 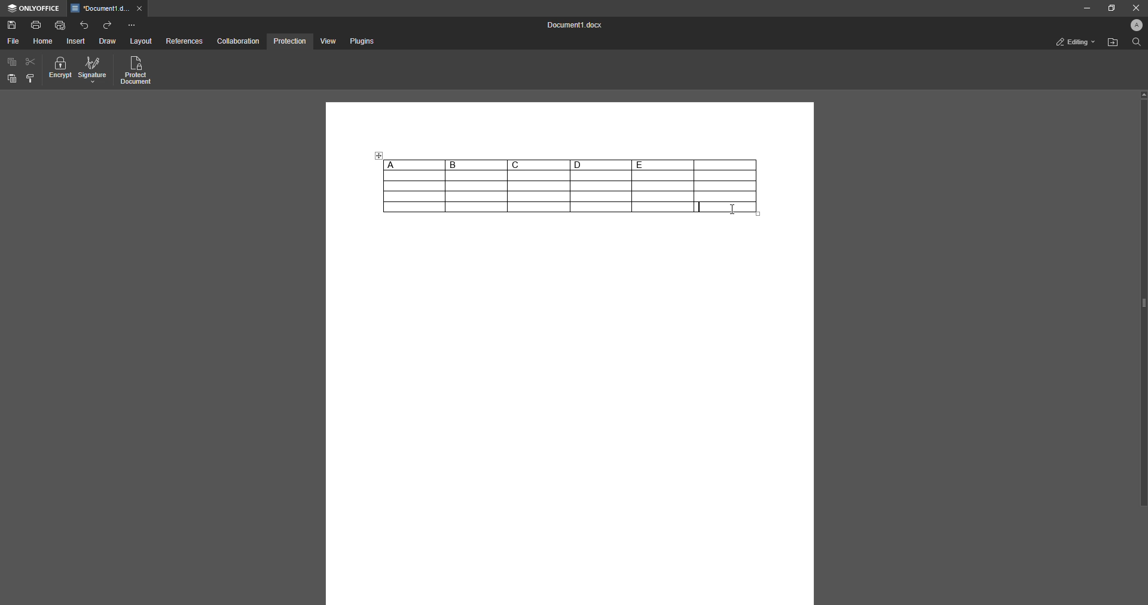 I want to click on Editing, so click(x=1072, y=42).